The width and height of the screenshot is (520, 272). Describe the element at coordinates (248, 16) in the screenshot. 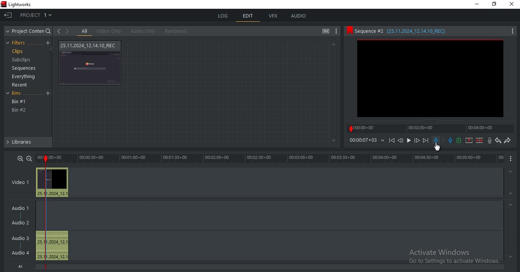

I see `edit` at that location.